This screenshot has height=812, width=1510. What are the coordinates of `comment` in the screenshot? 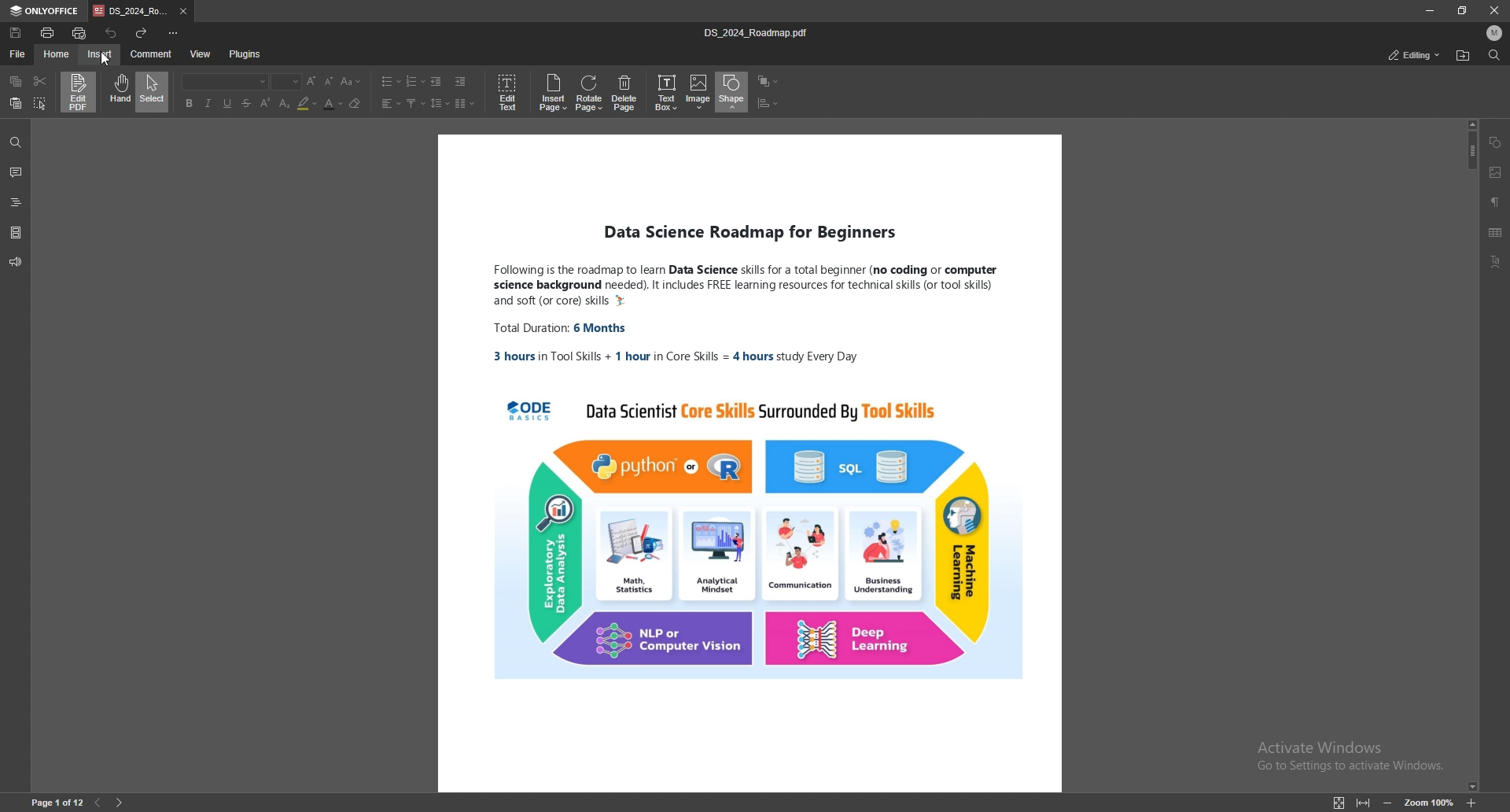 It's located at (151, 54).